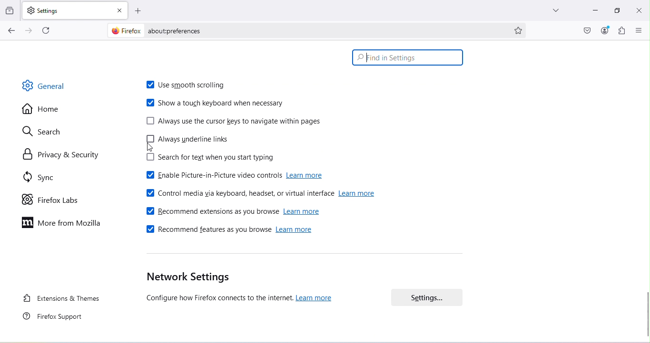 This screenshot has width=650, height=343. What do you see at coordinates (187, 83) in the screenshot?
I see `Use smooth scrolling` at bounding box center [187, 83].